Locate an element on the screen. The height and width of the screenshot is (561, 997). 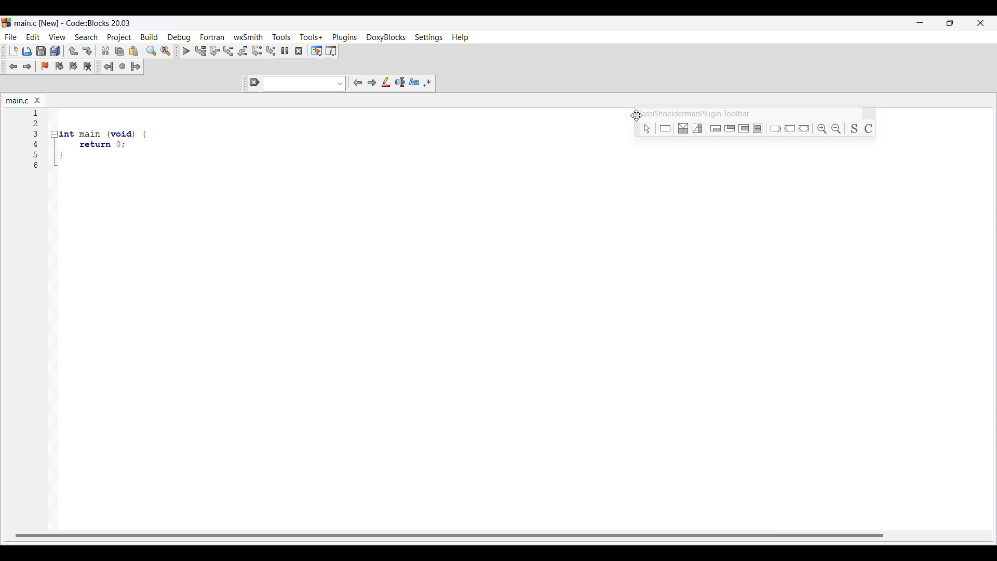
Close tab is located at coordinates (37, 100).